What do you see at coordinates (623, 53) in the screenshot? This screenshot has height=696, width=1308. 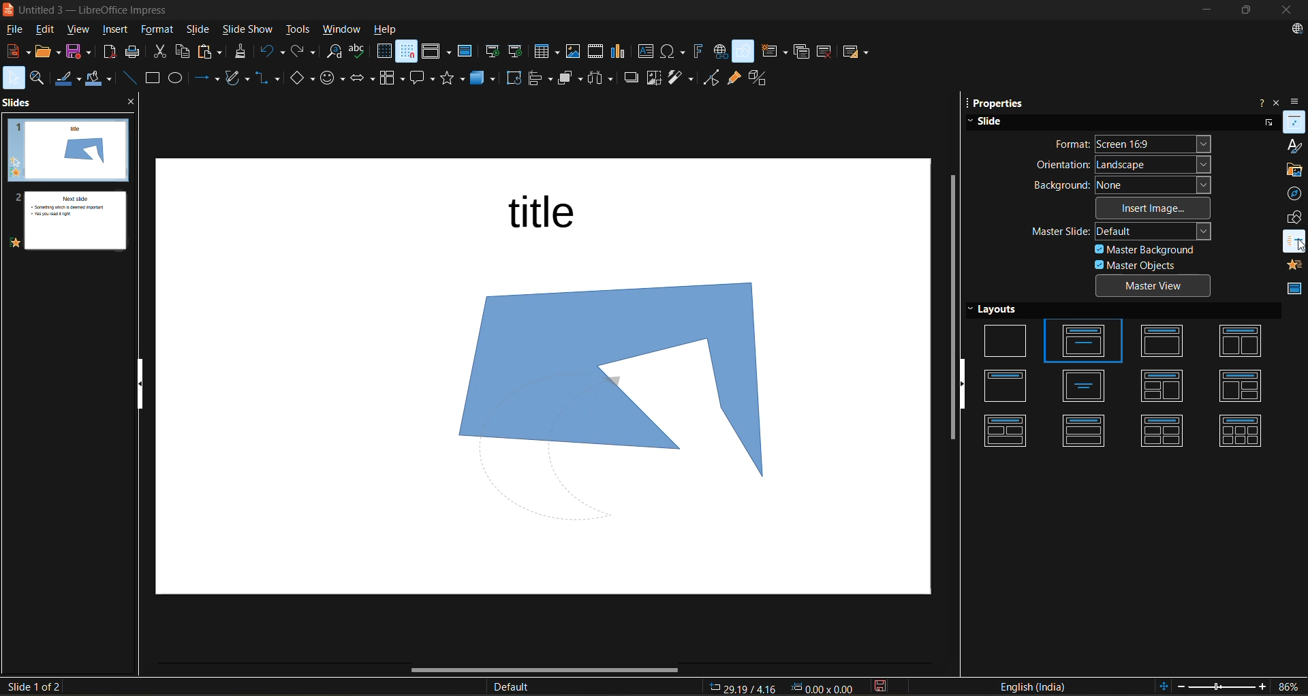 I see `insert chart` at bounding box center [623, 53].